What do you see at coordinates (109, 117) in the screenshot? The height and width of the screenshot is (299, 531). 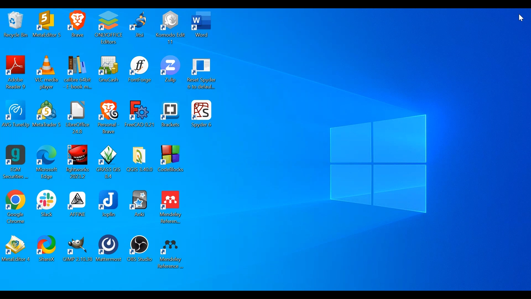 I see `Personal- Brave ` at bounding box center [109, 117].